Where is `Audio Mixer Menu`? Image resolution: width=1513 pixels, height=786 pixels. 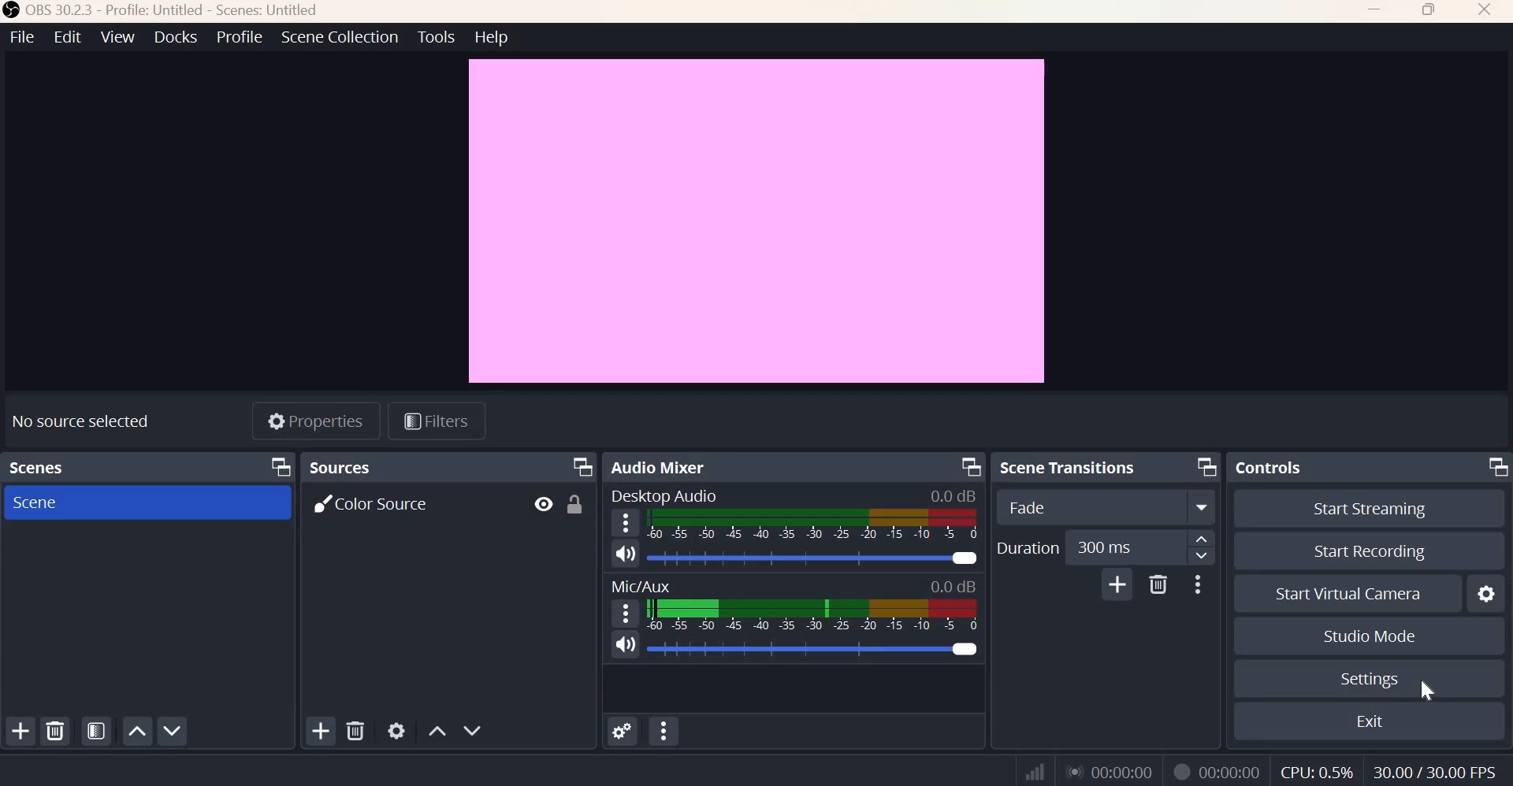
Audio Mixer Menu is located at coordinates (664, 732).